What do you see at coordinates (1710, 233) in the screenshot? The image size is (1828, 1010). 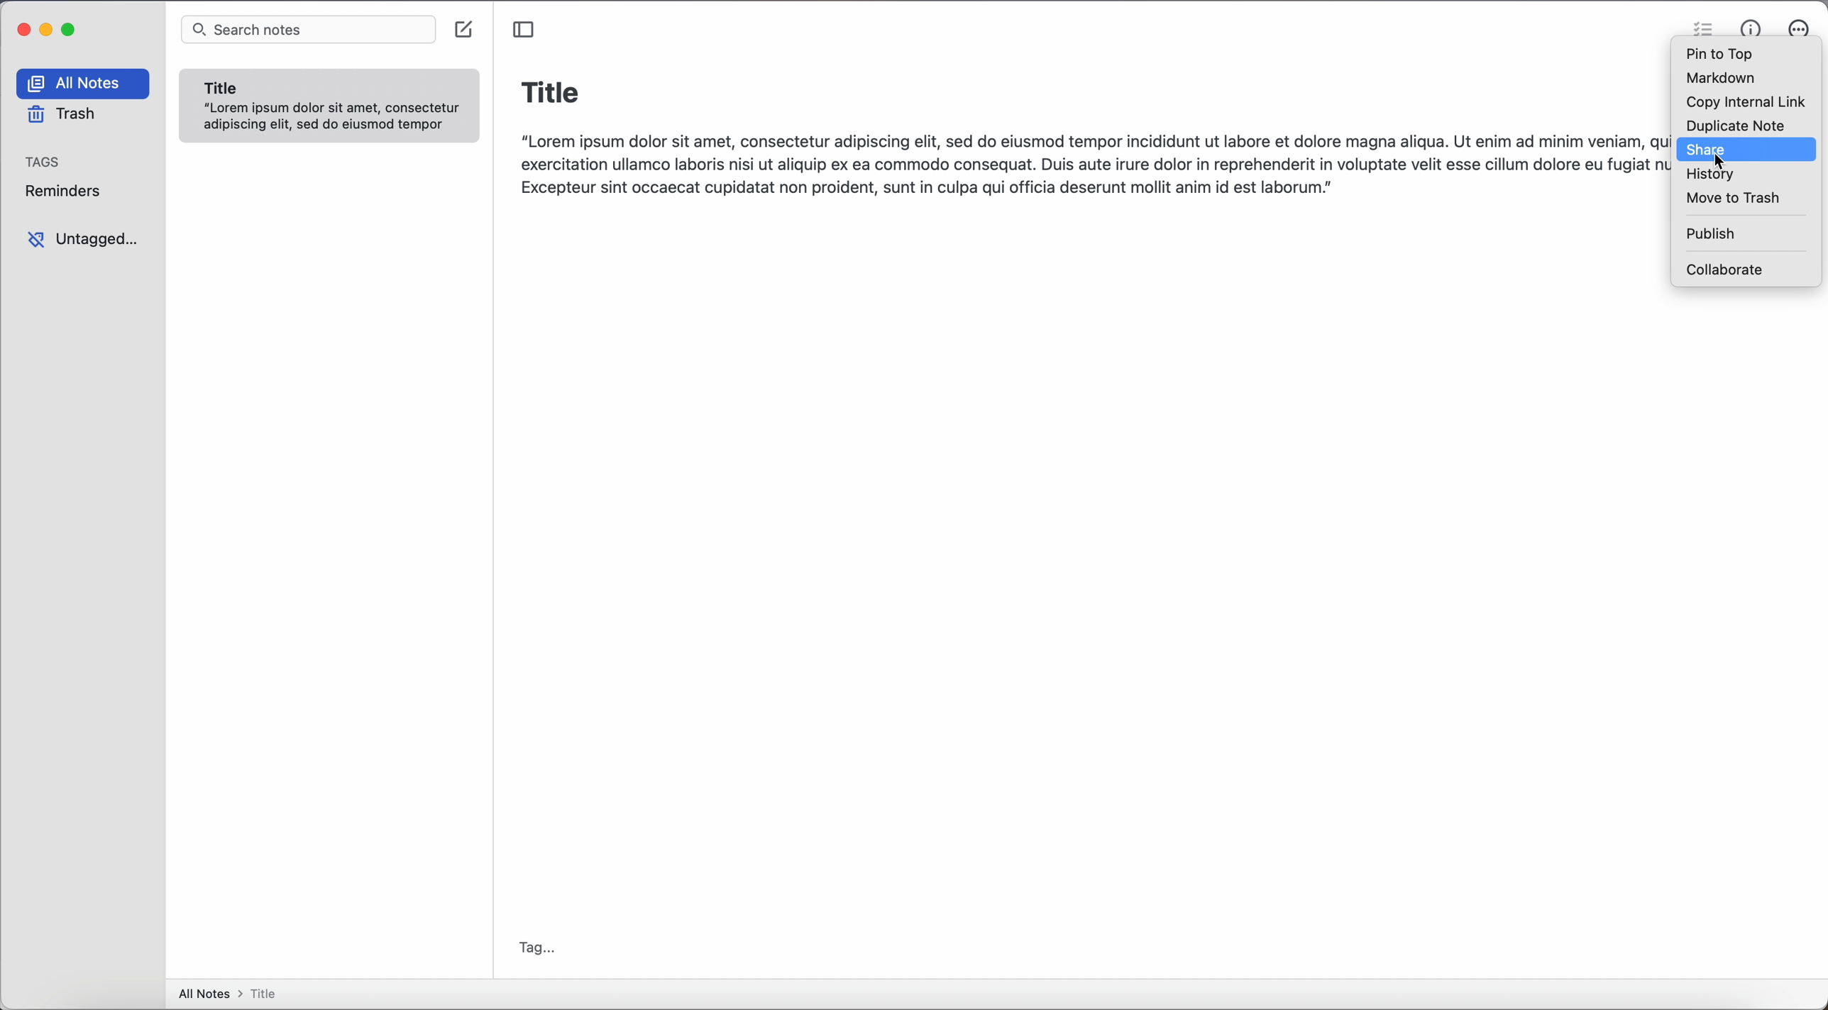 I see `publish` at bounding box center [1710, 233].